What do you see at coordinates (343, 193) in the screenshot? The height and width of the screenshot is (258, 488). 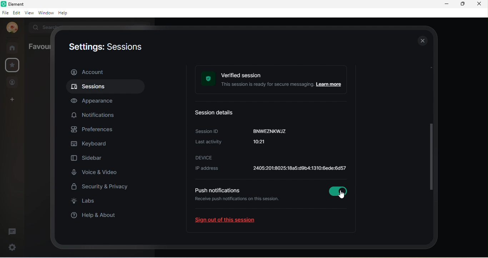 I see `cursor movement` at bounding box center [343, 193].